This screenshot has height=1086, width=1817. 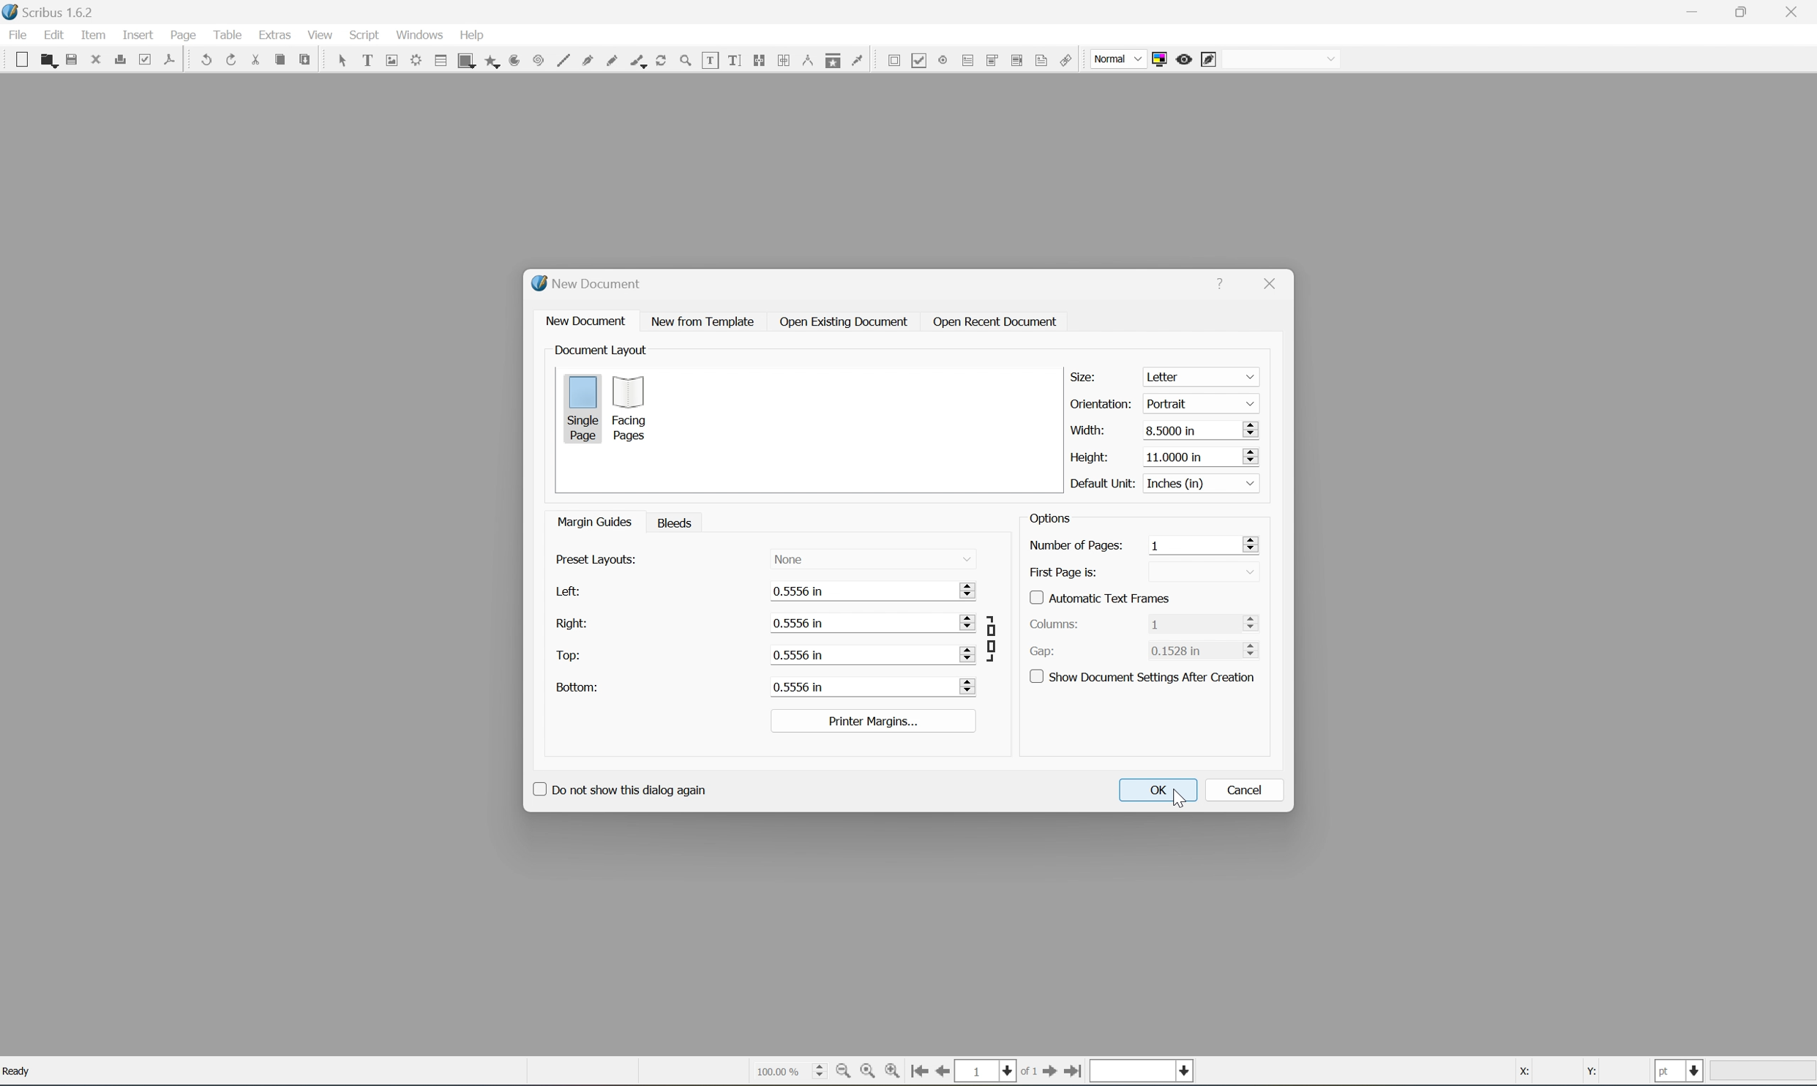 What do you see at coordinates (635, 407) in the screenshot?
I see `facing pages` at bounding box center [635, 407].